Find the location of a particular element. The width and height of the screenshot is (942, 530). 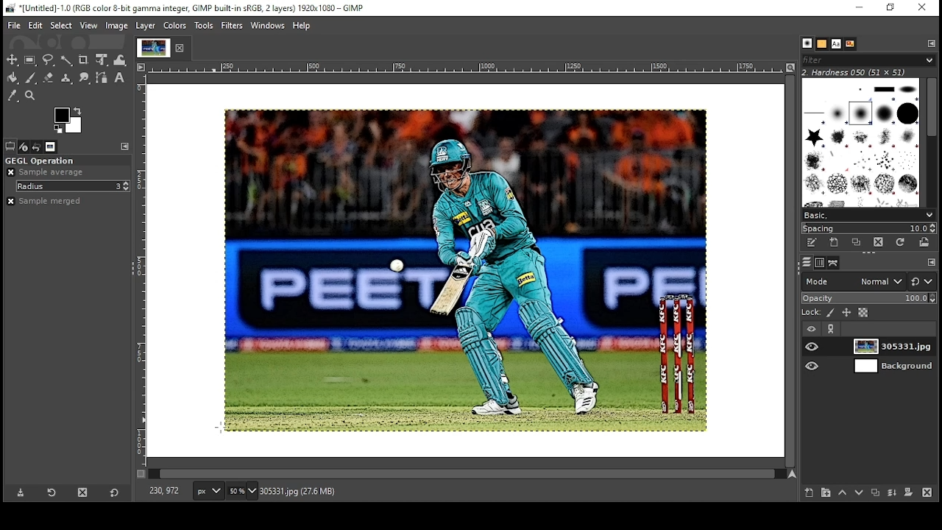

images is located at coordinates (51, 147).